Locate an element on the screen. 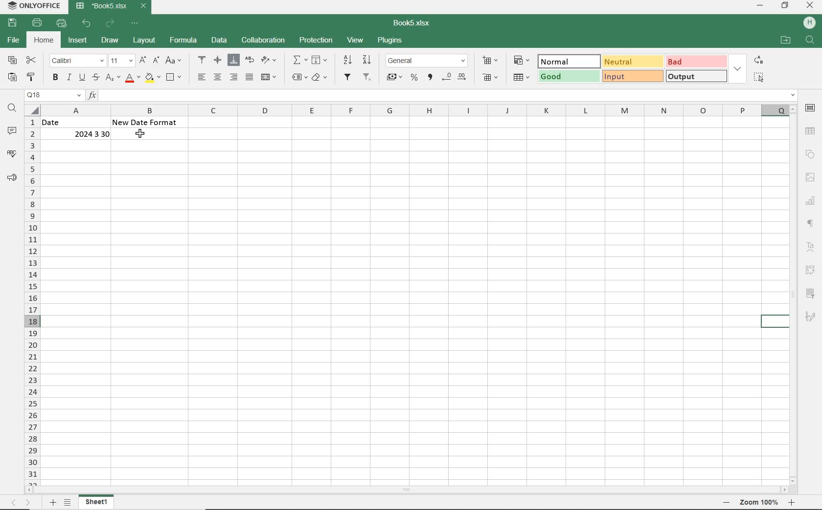 The width and height of the screenshot is (822, 510). ROWS is located at coordinates (31, 294).